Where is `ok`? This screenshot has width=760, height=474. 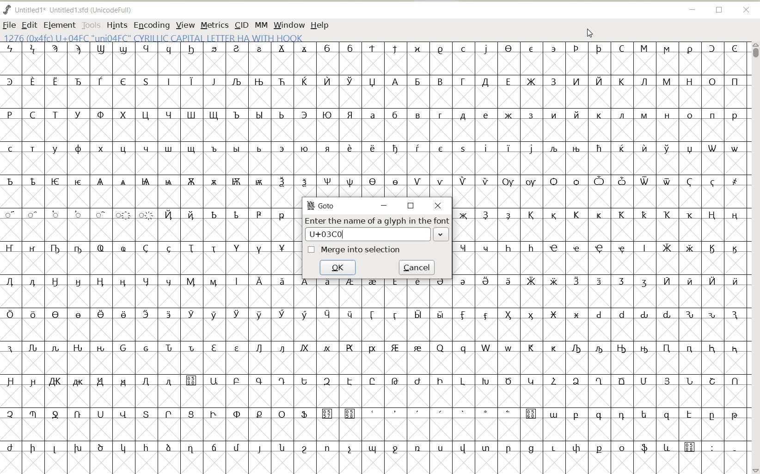
ok is located at coordinates (340, 268).